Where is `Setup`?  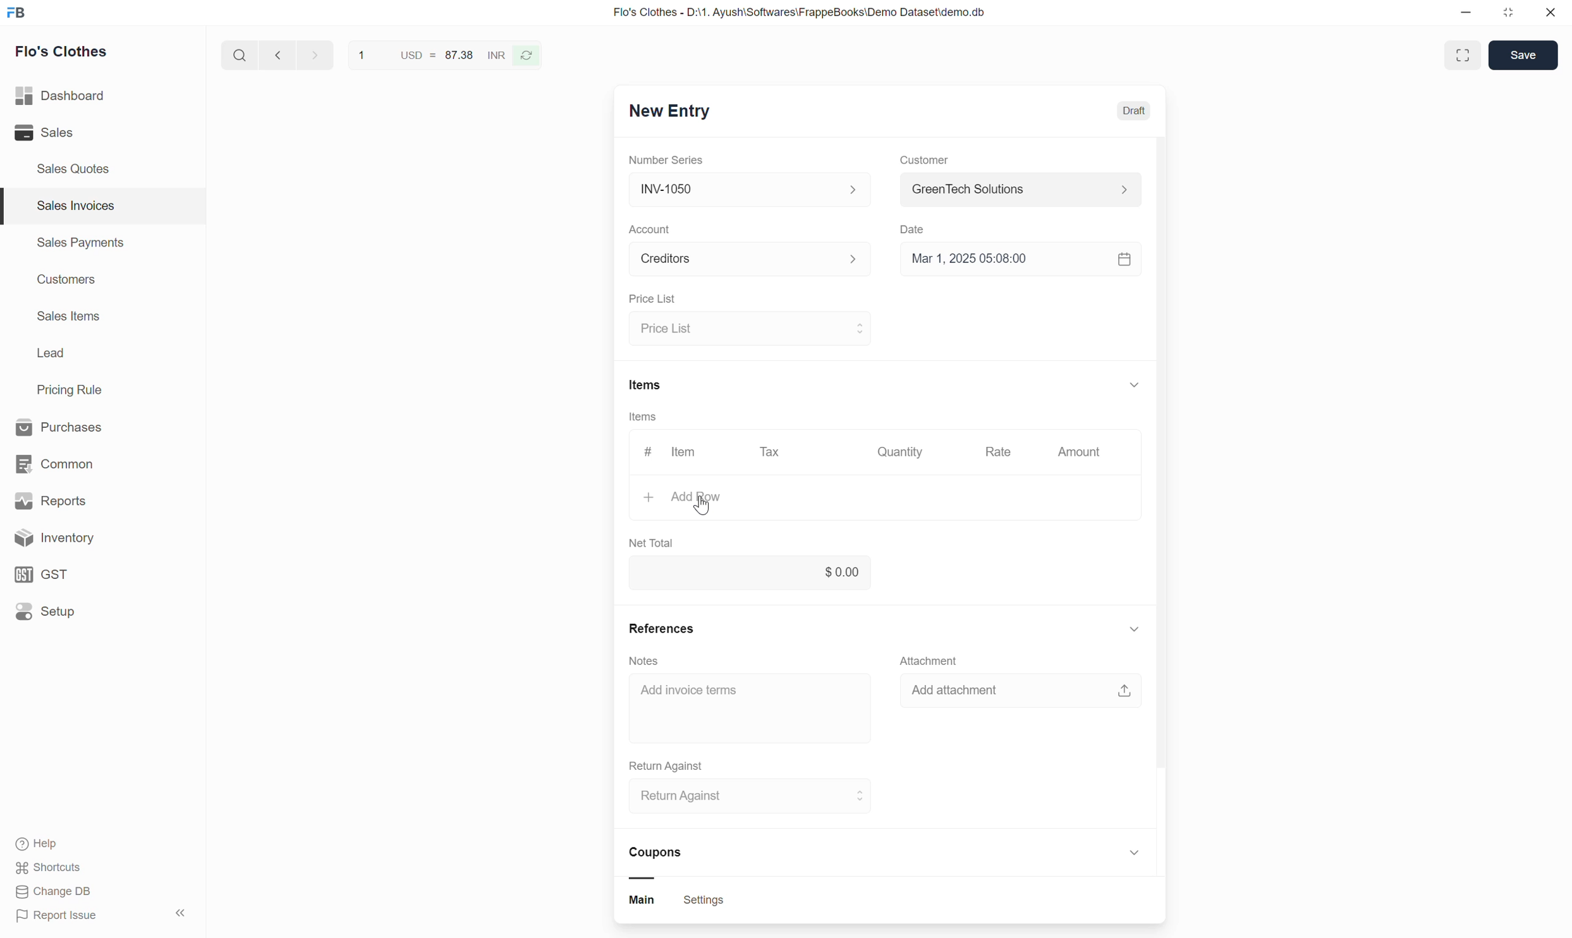
Setup is located at coordinates (91, 616).